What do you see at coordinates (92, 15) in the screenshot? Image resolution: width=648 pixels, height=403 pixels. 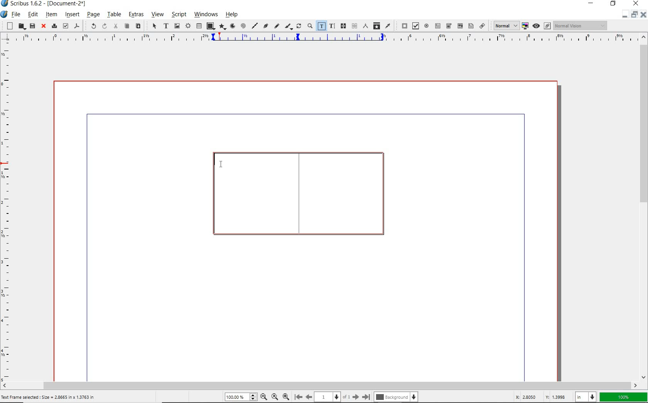 I see `page` at bounding box center [92, 15].